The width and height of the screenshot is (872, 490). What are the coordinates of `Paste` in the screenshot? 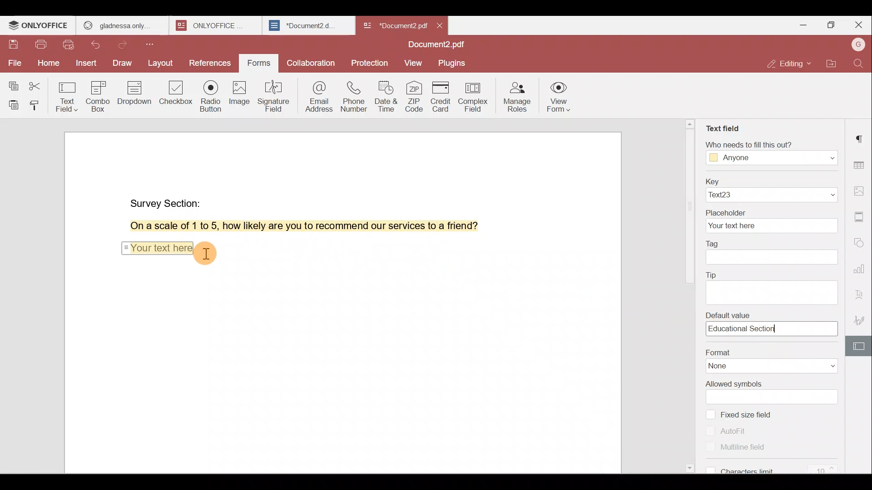 It's located at (11, 105).